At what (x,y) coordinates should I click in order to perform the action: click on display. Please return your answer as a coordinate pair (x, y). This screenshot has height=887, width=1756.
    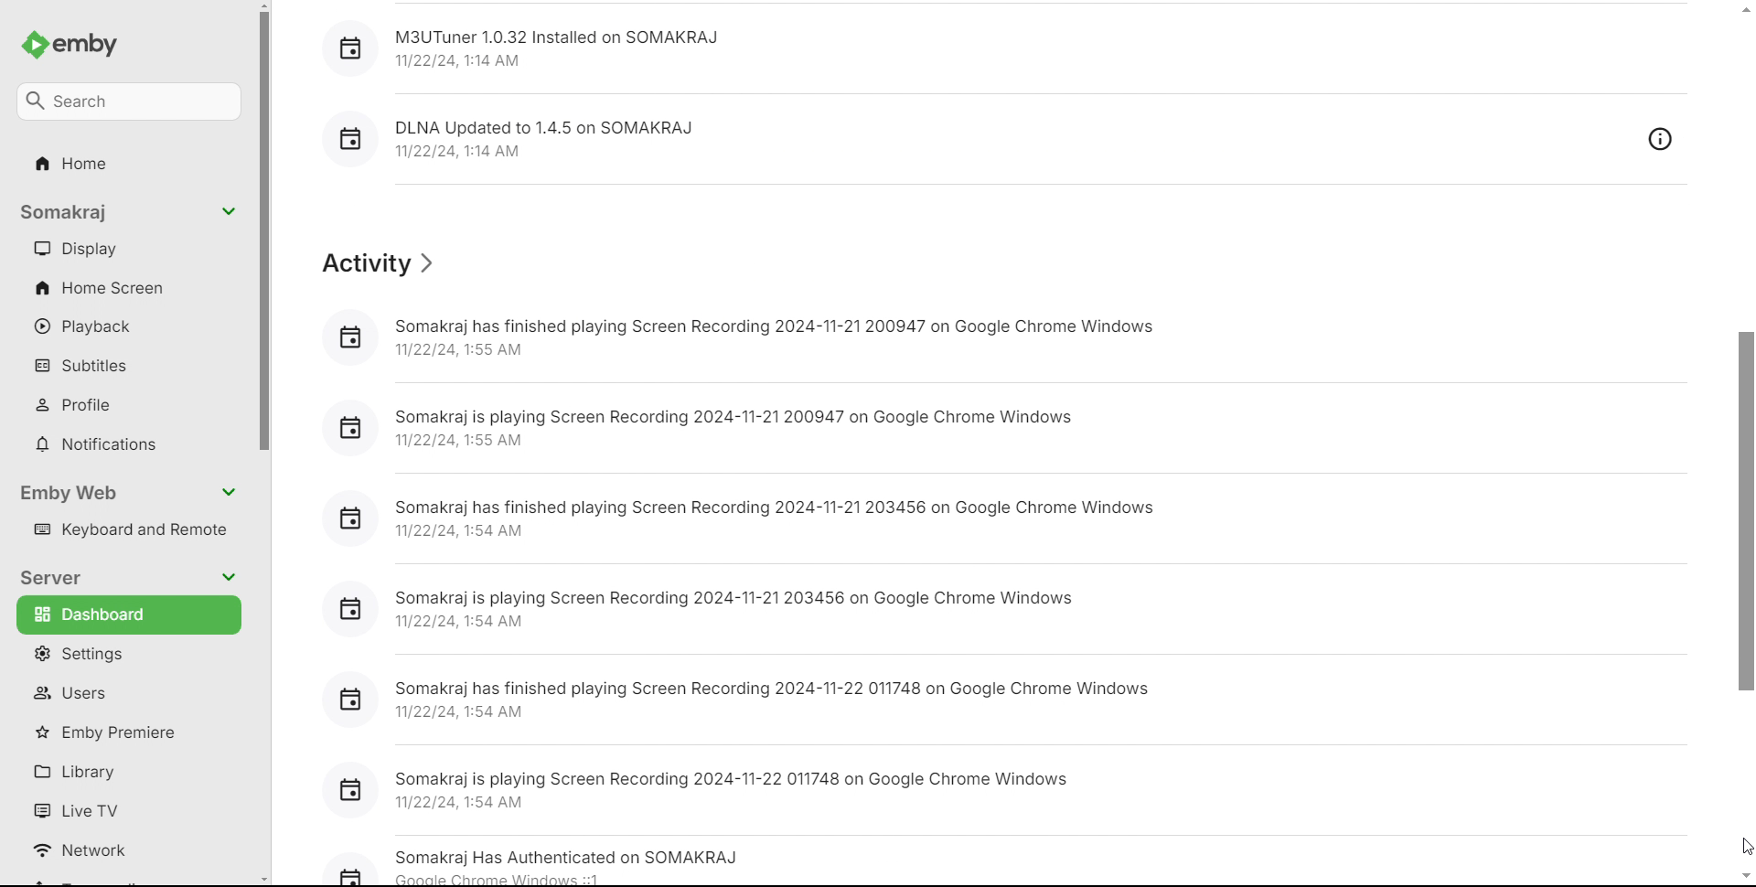
    Looking at the image, I should click on (129, 249).